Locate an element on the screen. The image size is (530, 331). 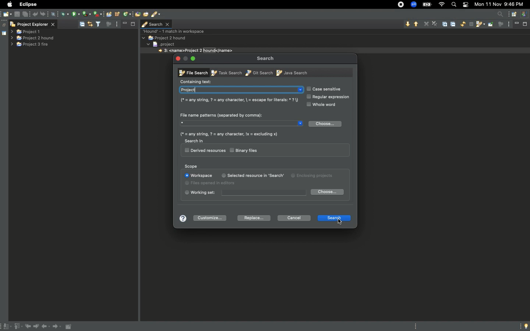
Expand all is located at coordinates (446, 24).